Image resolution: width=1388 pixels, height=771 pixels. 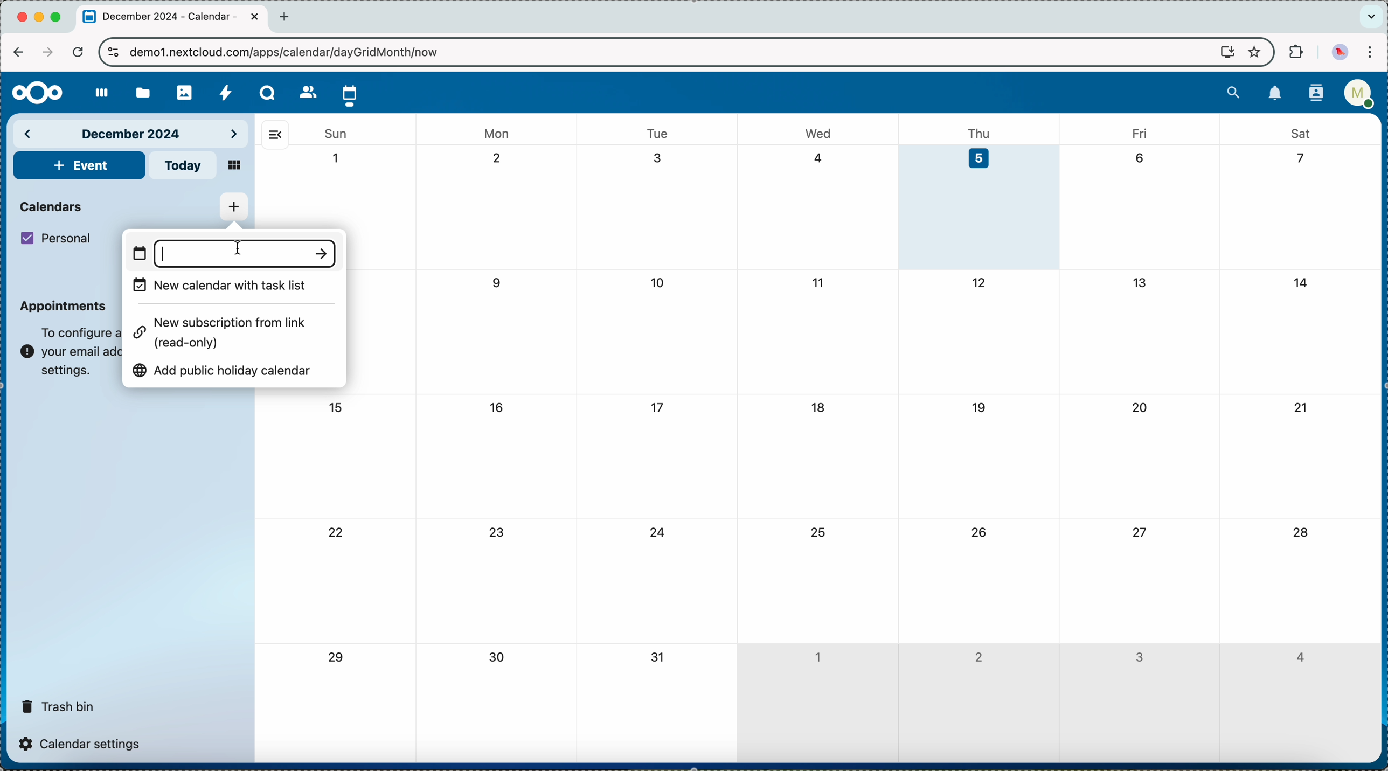 I want to click on maximize, so click(x=58, y=17).